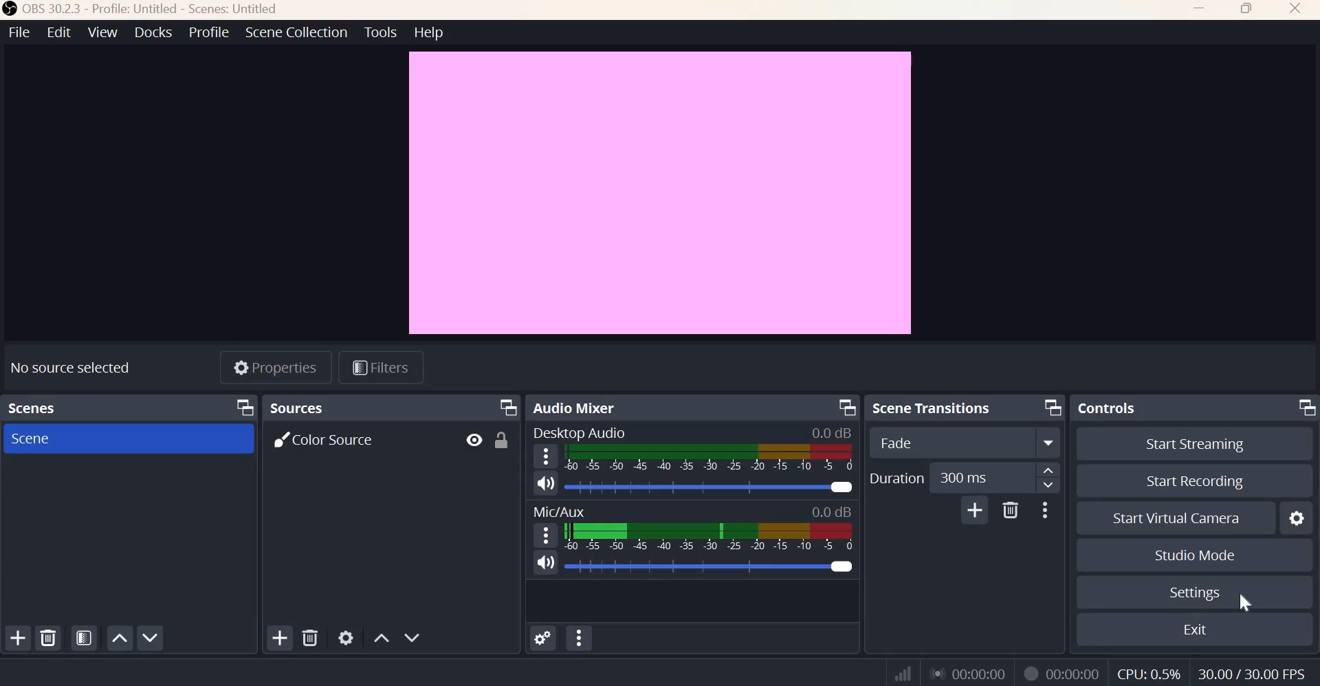  I want to click on Live Duration Timer, so click(968, 674).